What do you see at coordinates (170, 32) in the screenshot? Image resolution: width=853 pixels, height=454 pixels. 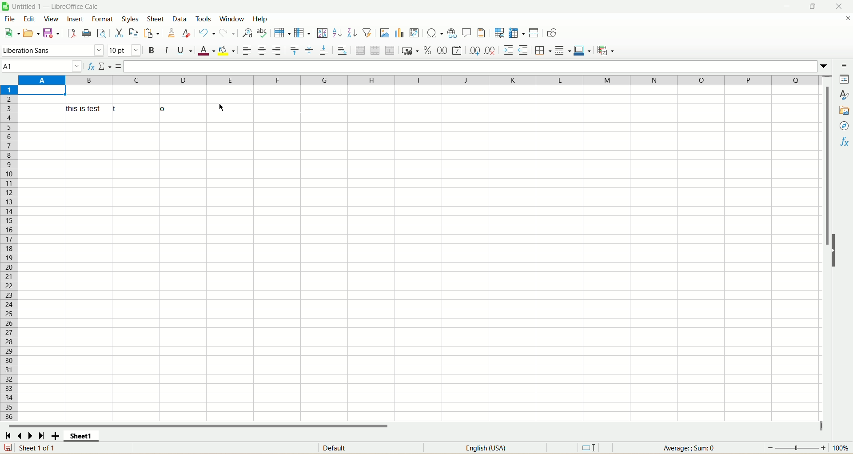 I see `clone formatting` at bounding box center [170, 32].